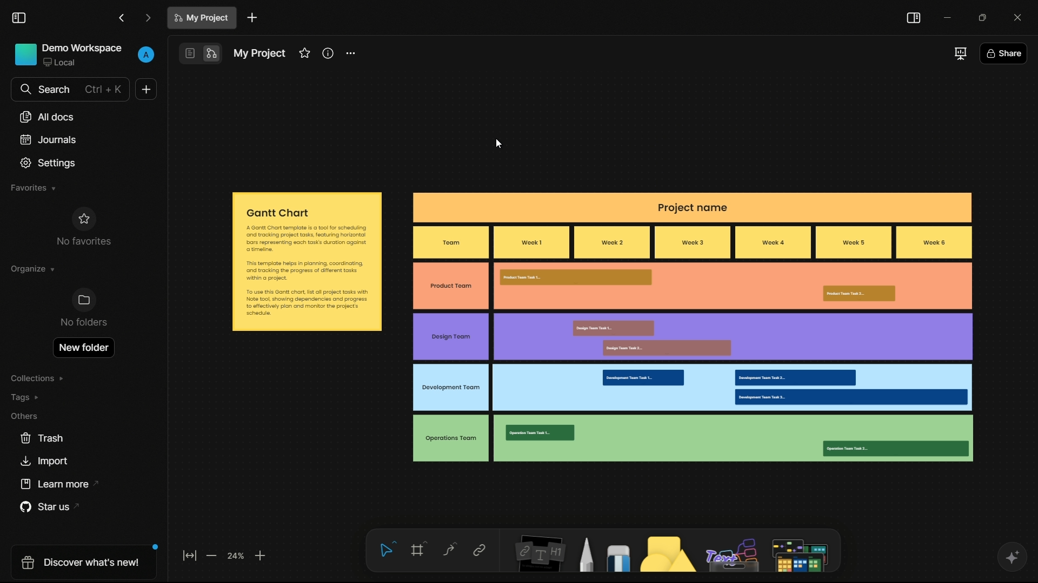 Image resolution: width=1038 pixels, height=583 pixels. I want to click on cursor, so click(498, 143).